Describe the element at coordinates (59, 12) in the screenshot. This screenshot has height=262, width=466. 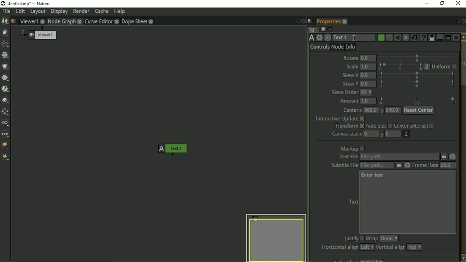
I see `Display` at that location.